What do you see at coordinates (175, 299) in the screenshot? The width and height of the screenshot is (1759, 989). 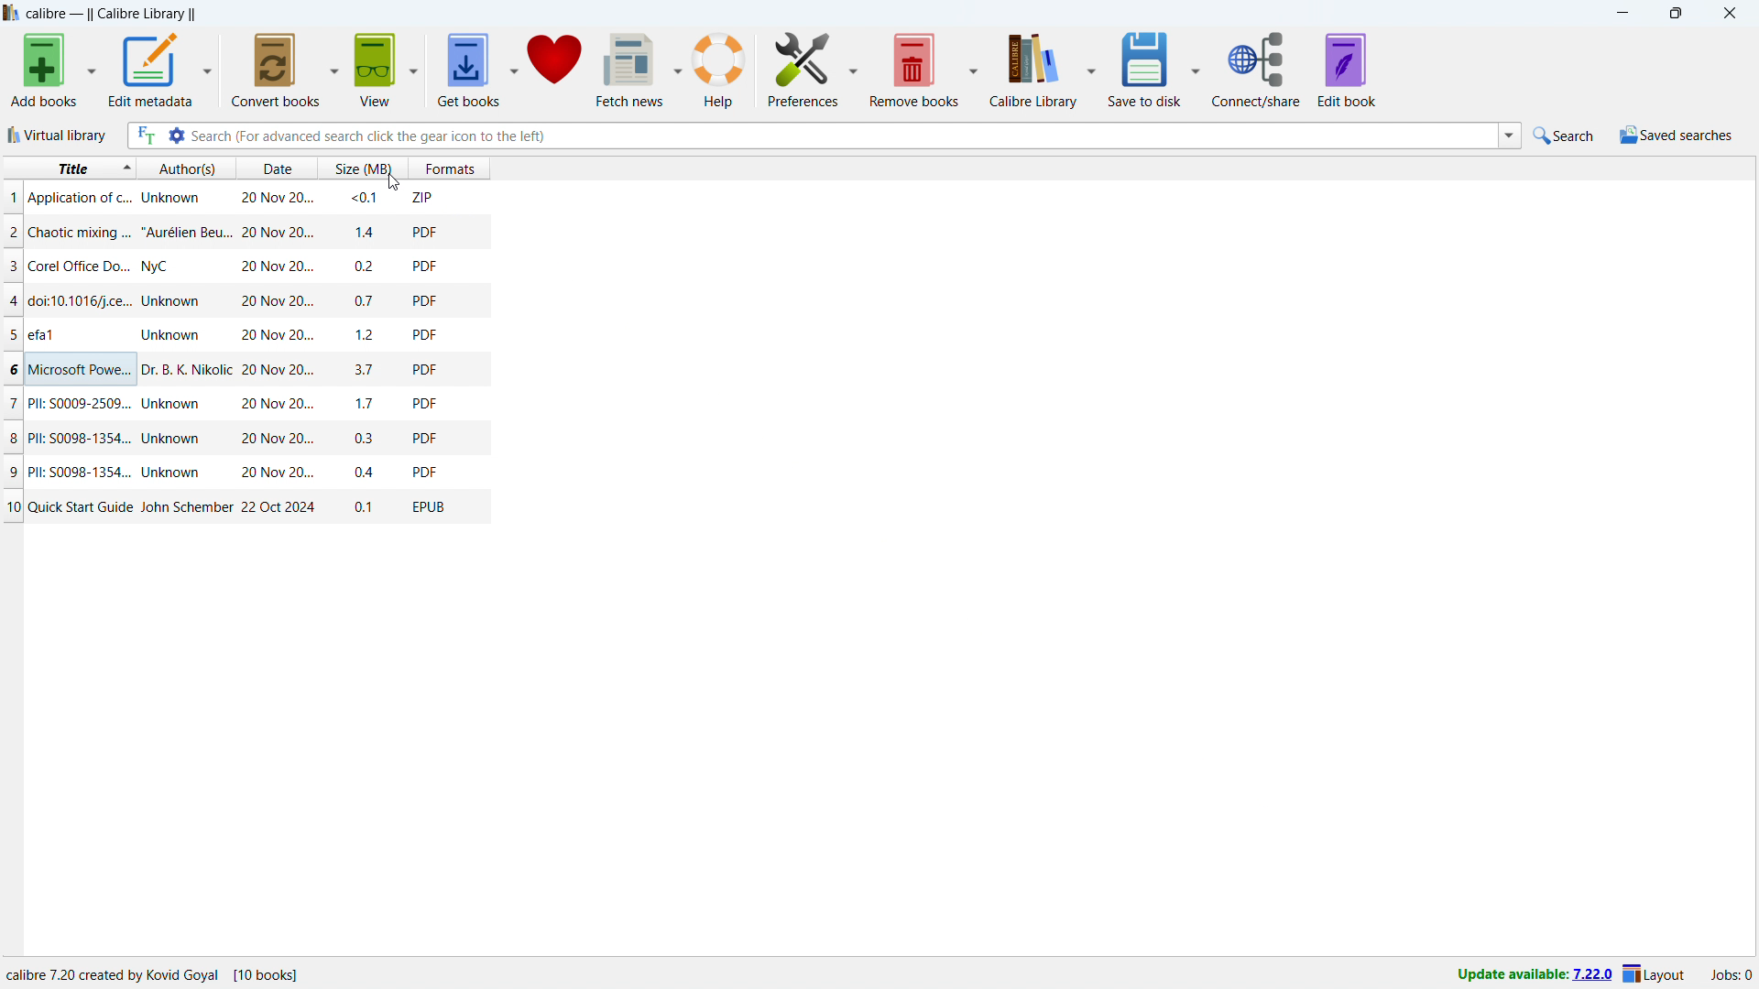 I see `author` at bounding box center [175, 299].